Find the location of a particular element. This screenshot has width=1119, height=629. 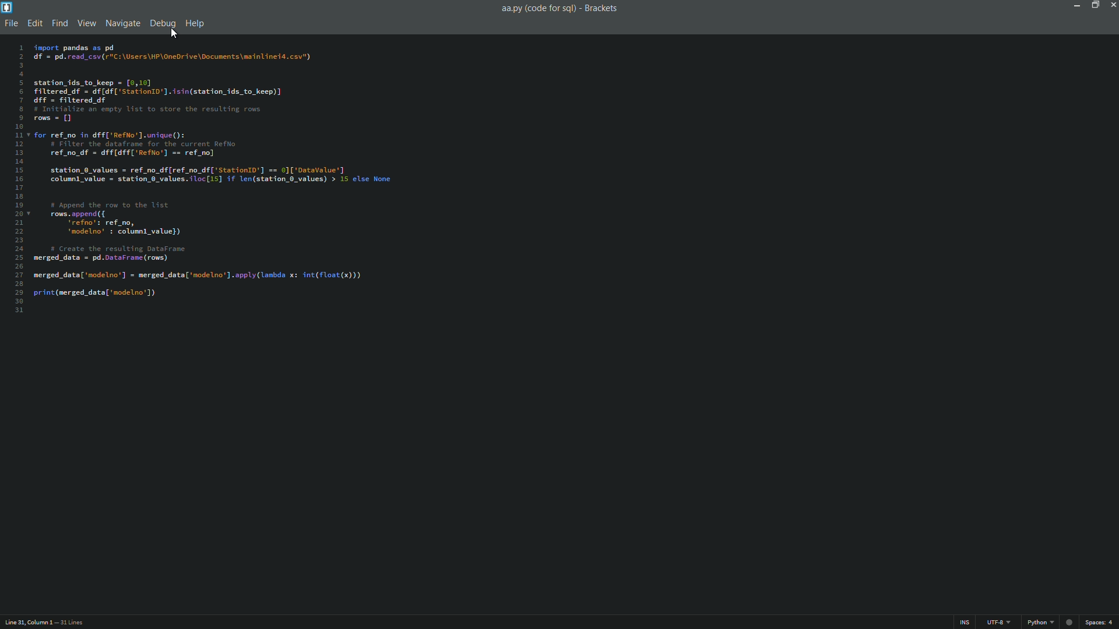

help menu is located at coordinates (196, 24).